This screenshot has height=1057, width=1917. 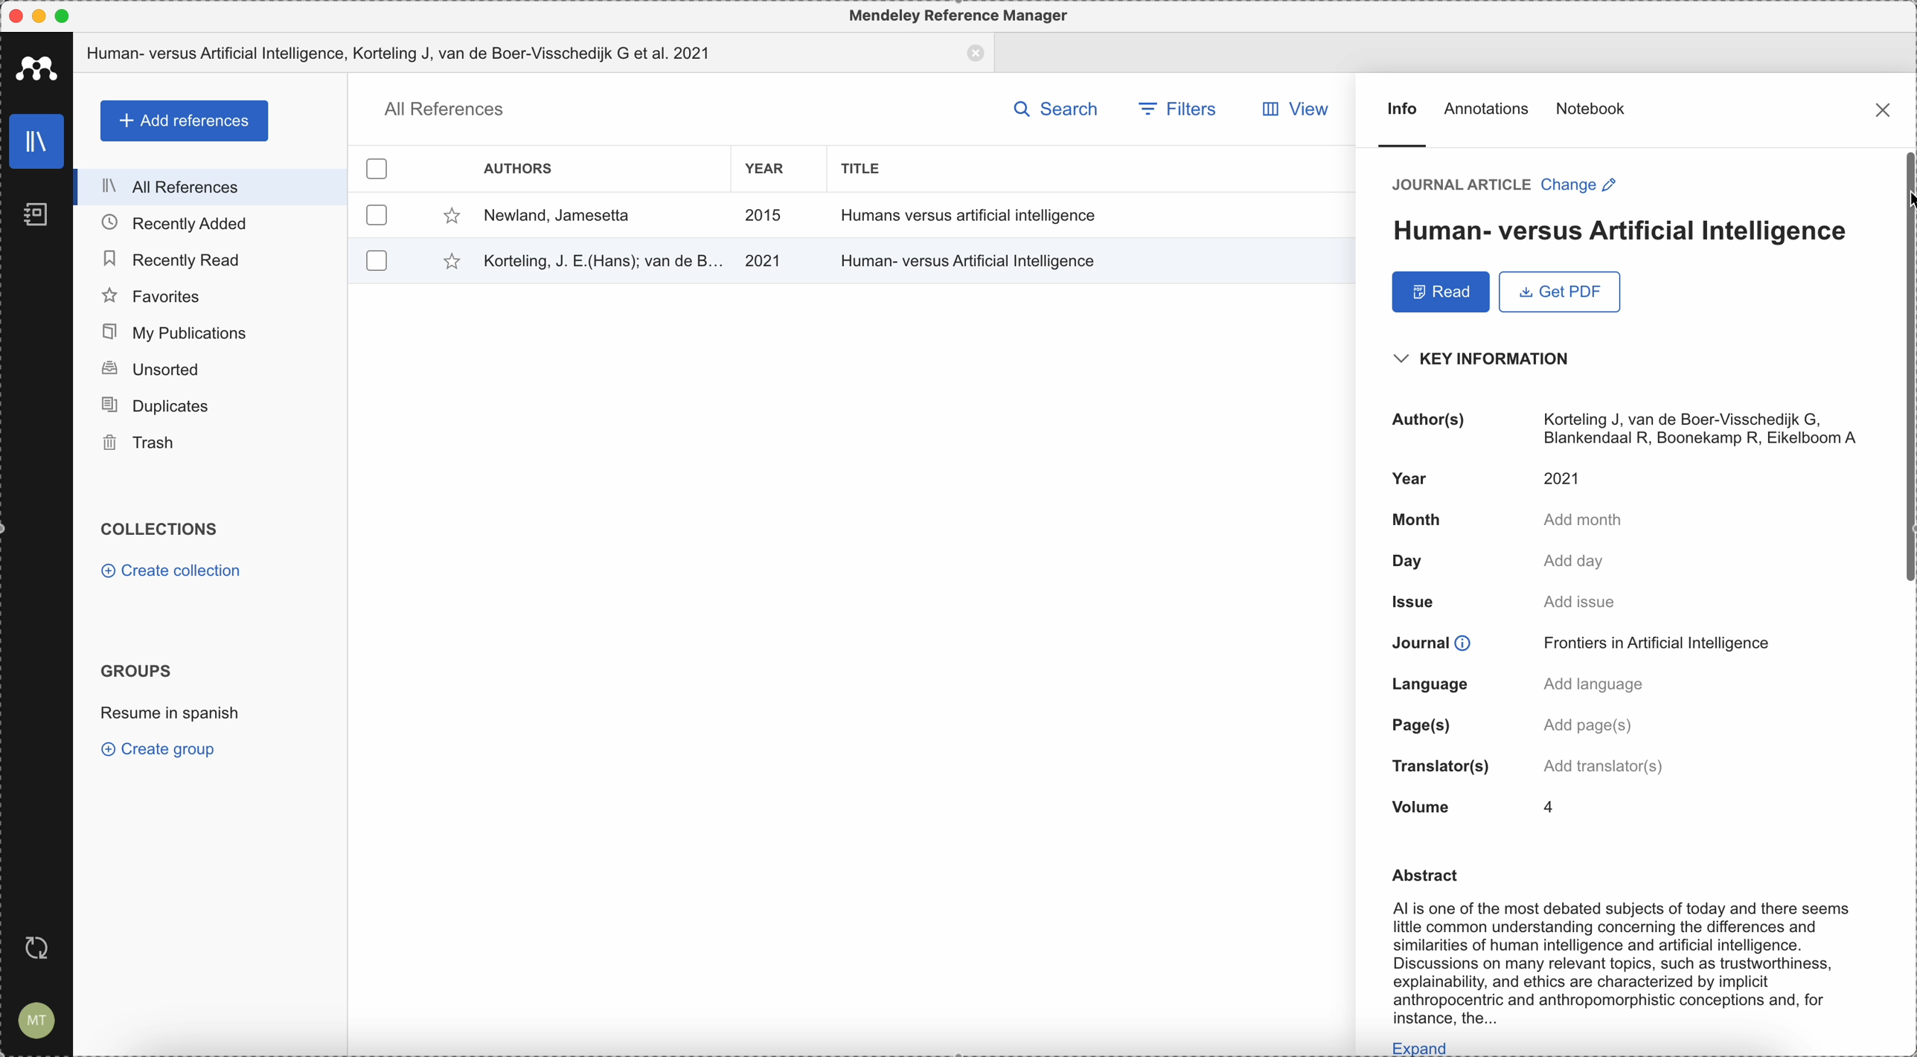 I want to click on close, so click(x=1881, y=108).